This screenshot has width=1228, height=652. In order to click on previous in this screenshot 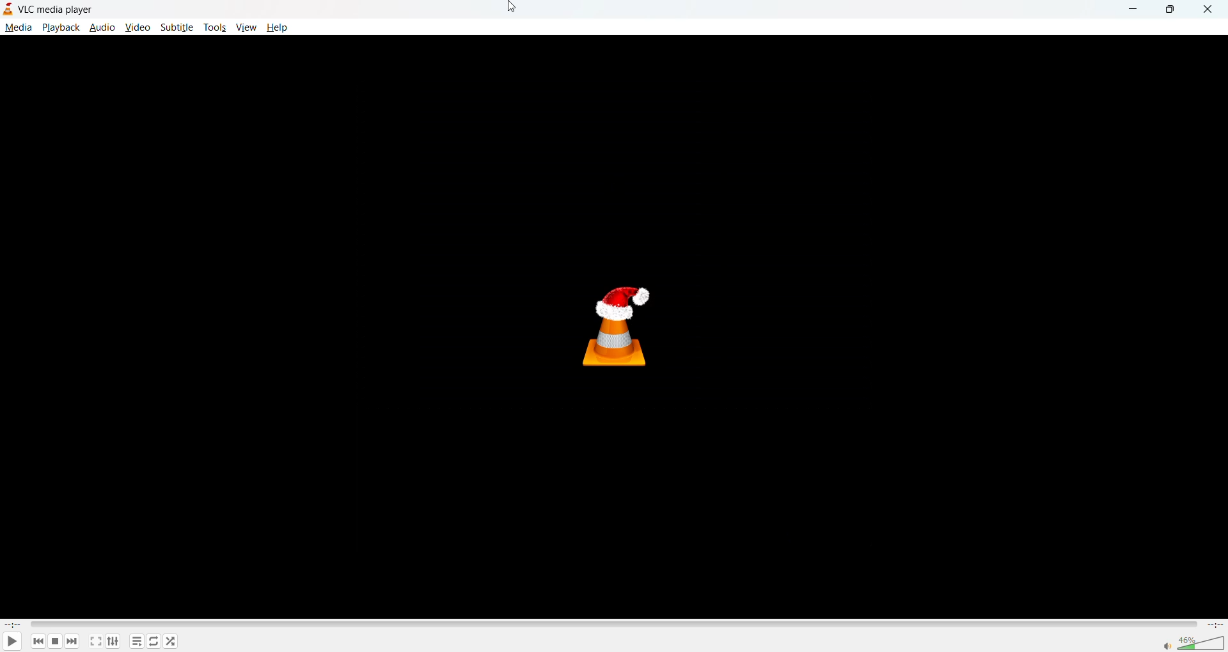, I will do `click(37, 641)`.